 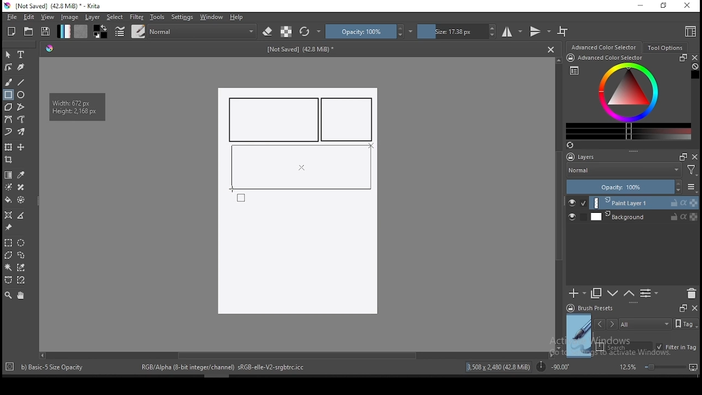 What do you see at coordinates (20, 296) in the screenshot?
I see `pan tool` at bounding box center [20, 296].